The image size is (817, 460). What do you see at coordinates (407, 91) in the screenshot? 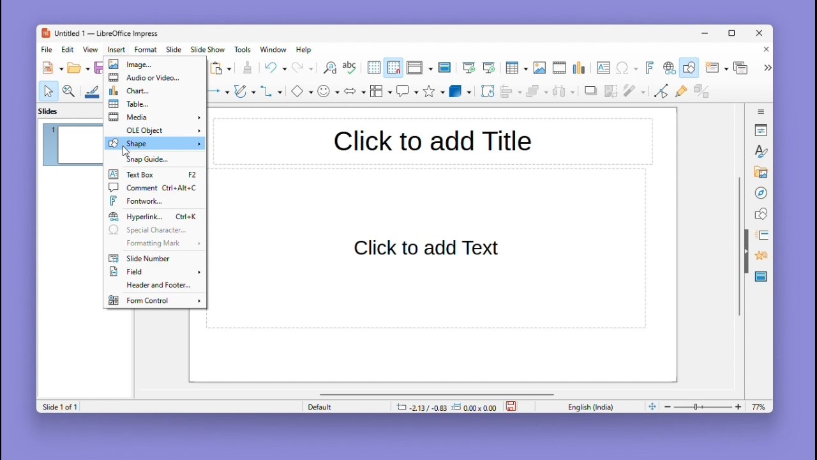
I see `Comment box` at bounding box center [407, 91].